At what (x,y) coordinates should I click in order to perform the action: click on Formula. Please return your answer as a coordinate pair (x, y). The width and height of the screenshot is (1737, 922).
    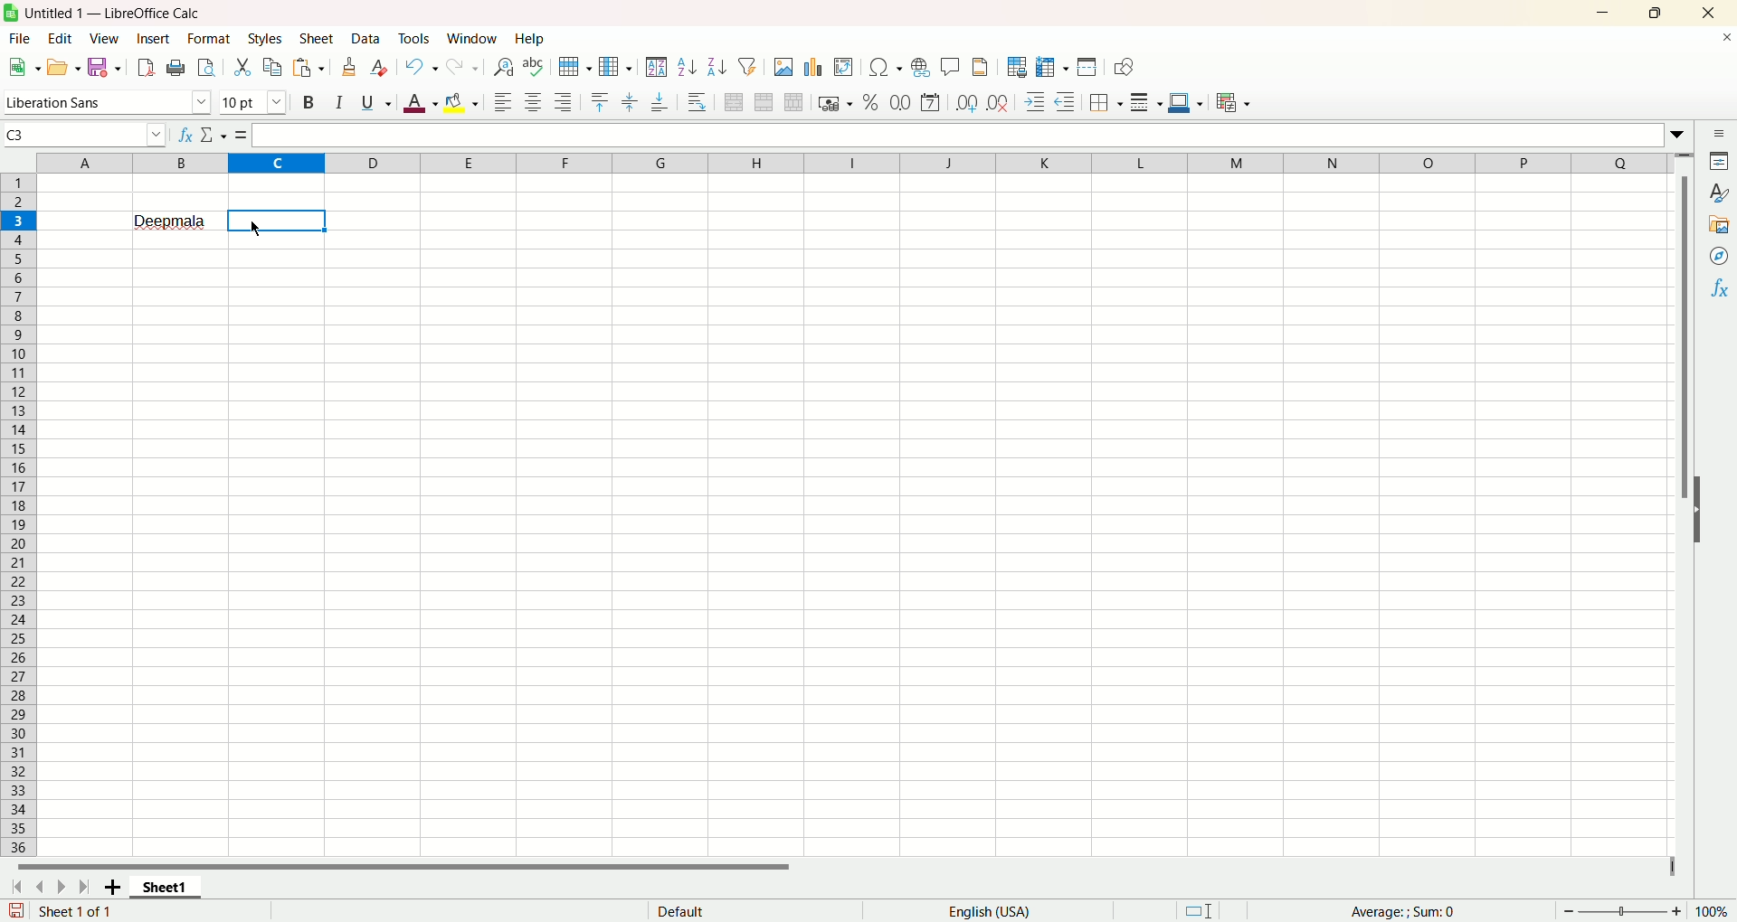
    Looking at the image, I should click on (1402, 911).